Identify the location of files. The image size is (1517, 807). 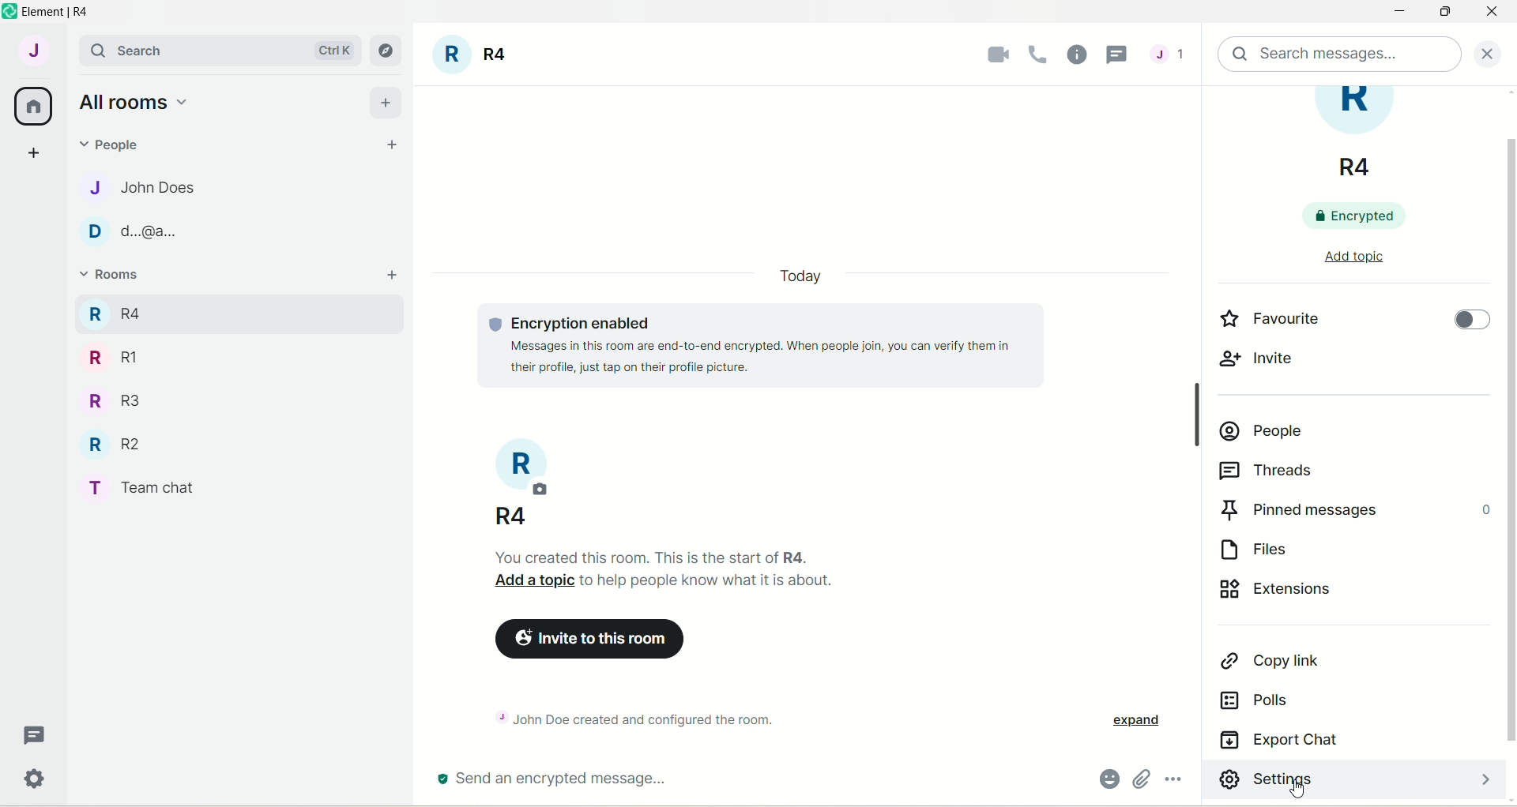
(1267, 546).